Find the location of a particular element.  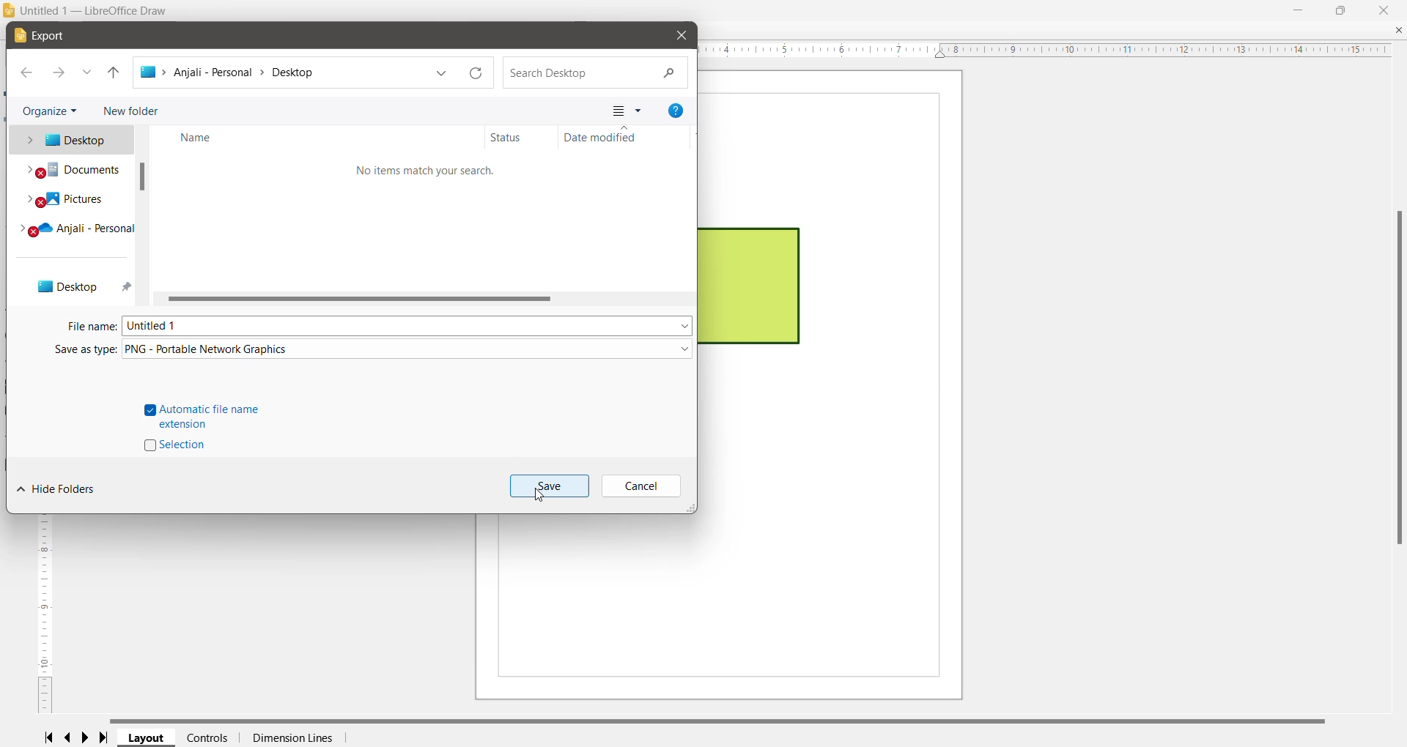

Organize is located at coordinates (51, 109).